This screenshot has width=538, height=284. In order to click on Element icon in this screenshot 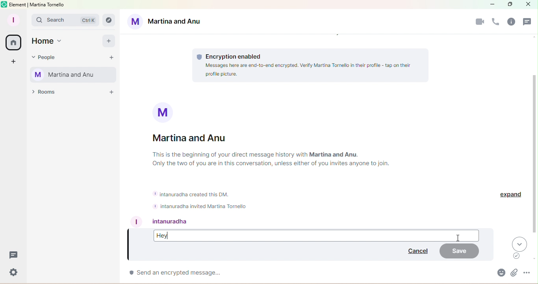, I will do `click(4, 4)`.